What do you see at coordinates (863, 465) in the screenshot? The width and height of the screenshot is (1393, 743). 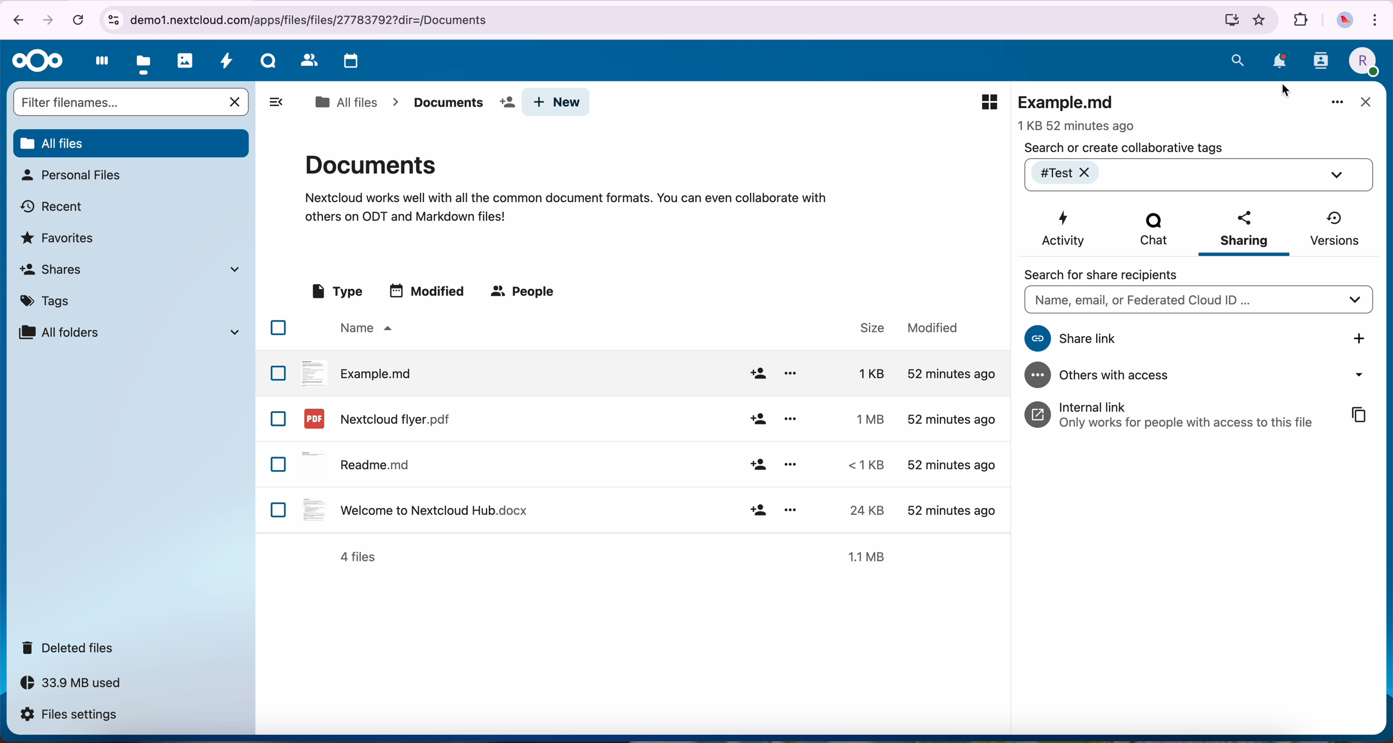 I see `size` at bounding box center [863, 465].